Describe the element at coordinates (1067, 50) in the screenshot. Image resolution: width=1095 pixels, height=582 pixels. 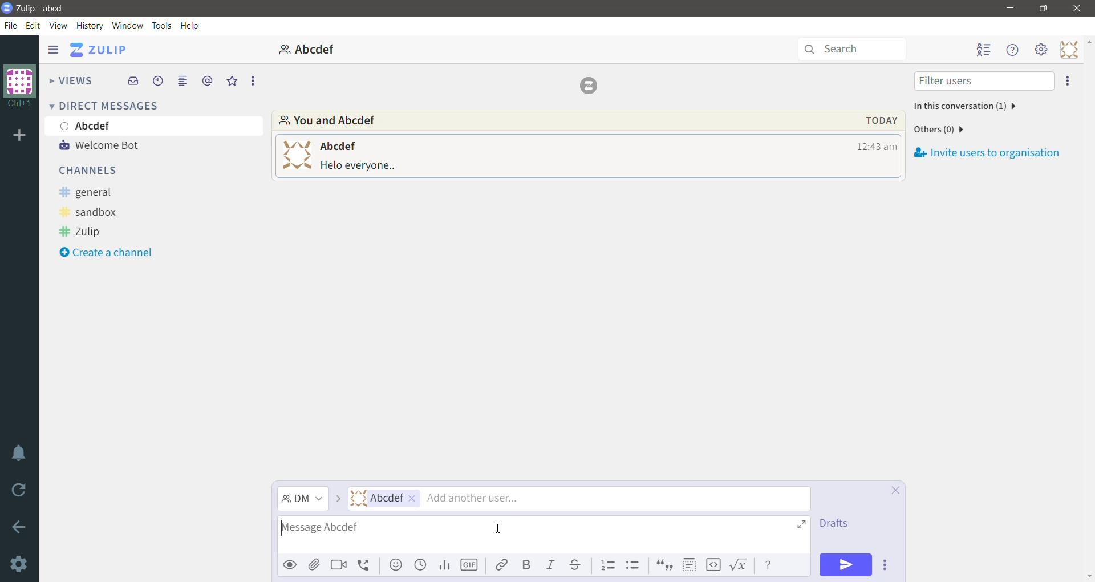
I see `Personal Menu` at that location.